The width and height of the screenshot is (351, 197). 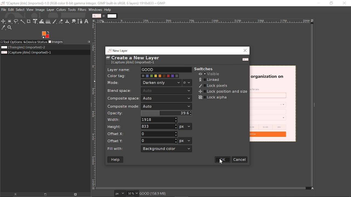 I want to click on other tab, so click(x=112, y=16).